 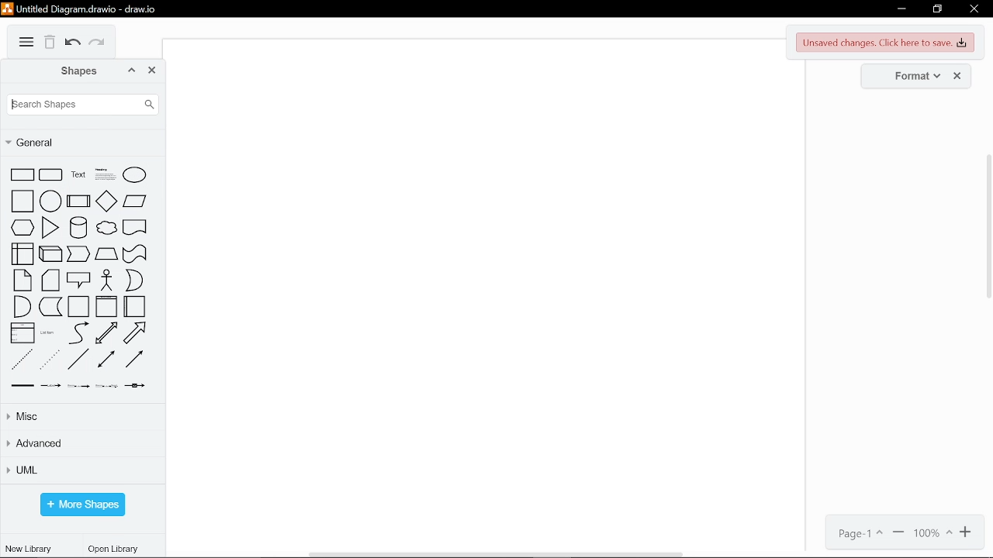 What do you see at coordinates (135, 254) in the screenshot?
I see `tape` at bounding box center [135, 254].